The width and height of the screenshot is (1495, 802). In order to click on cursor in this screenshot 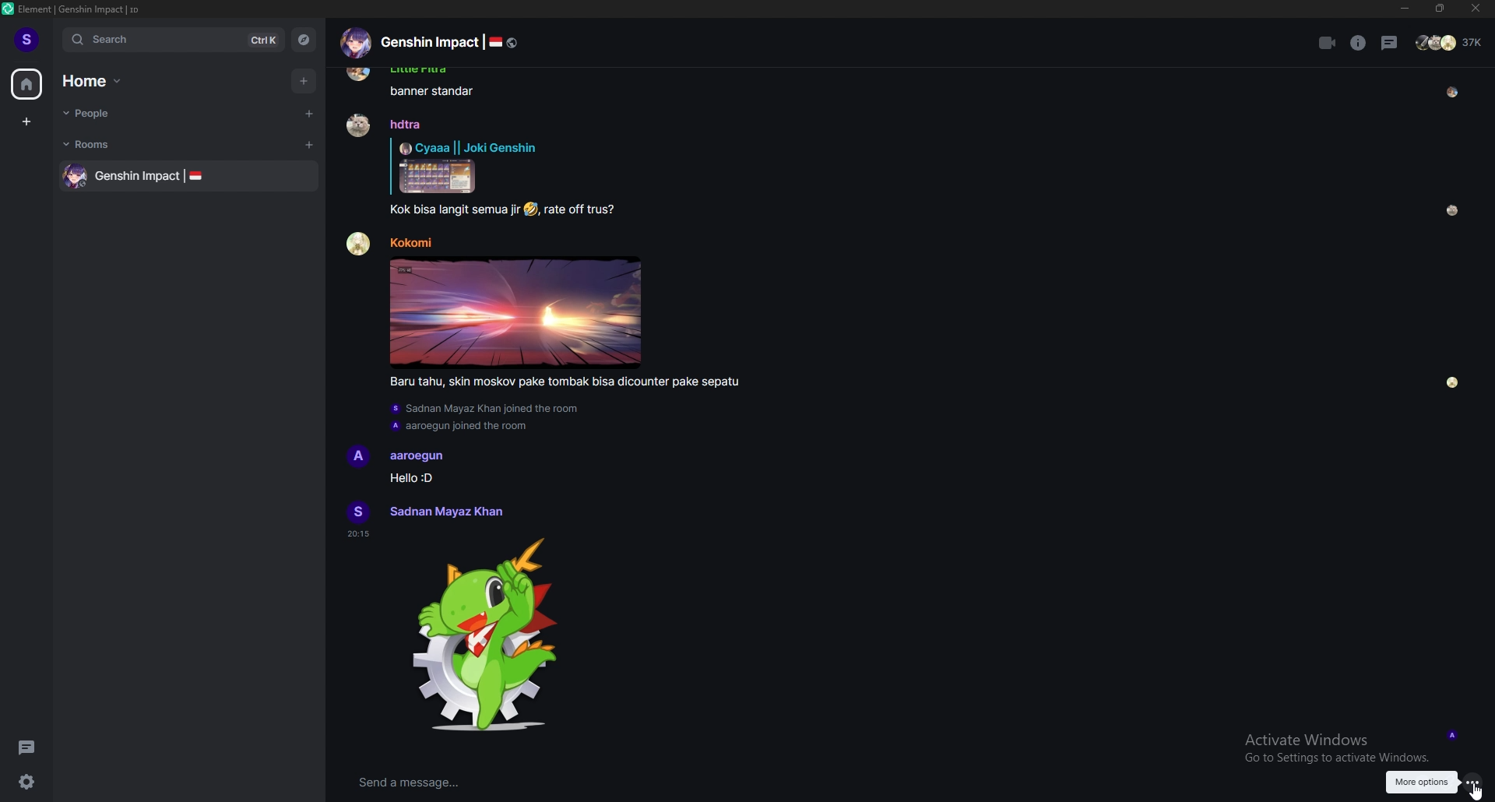, I will do `click(1476, 792)`.